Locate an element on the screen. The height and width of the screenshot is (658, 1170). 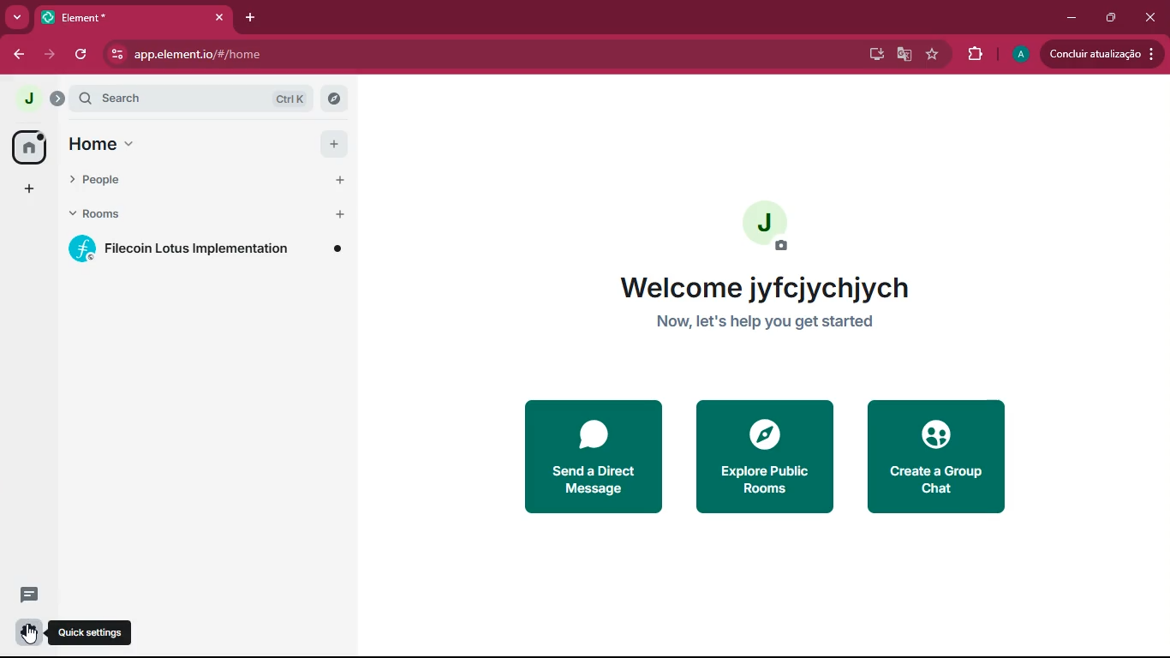
more is located at coordinates (15, 17).